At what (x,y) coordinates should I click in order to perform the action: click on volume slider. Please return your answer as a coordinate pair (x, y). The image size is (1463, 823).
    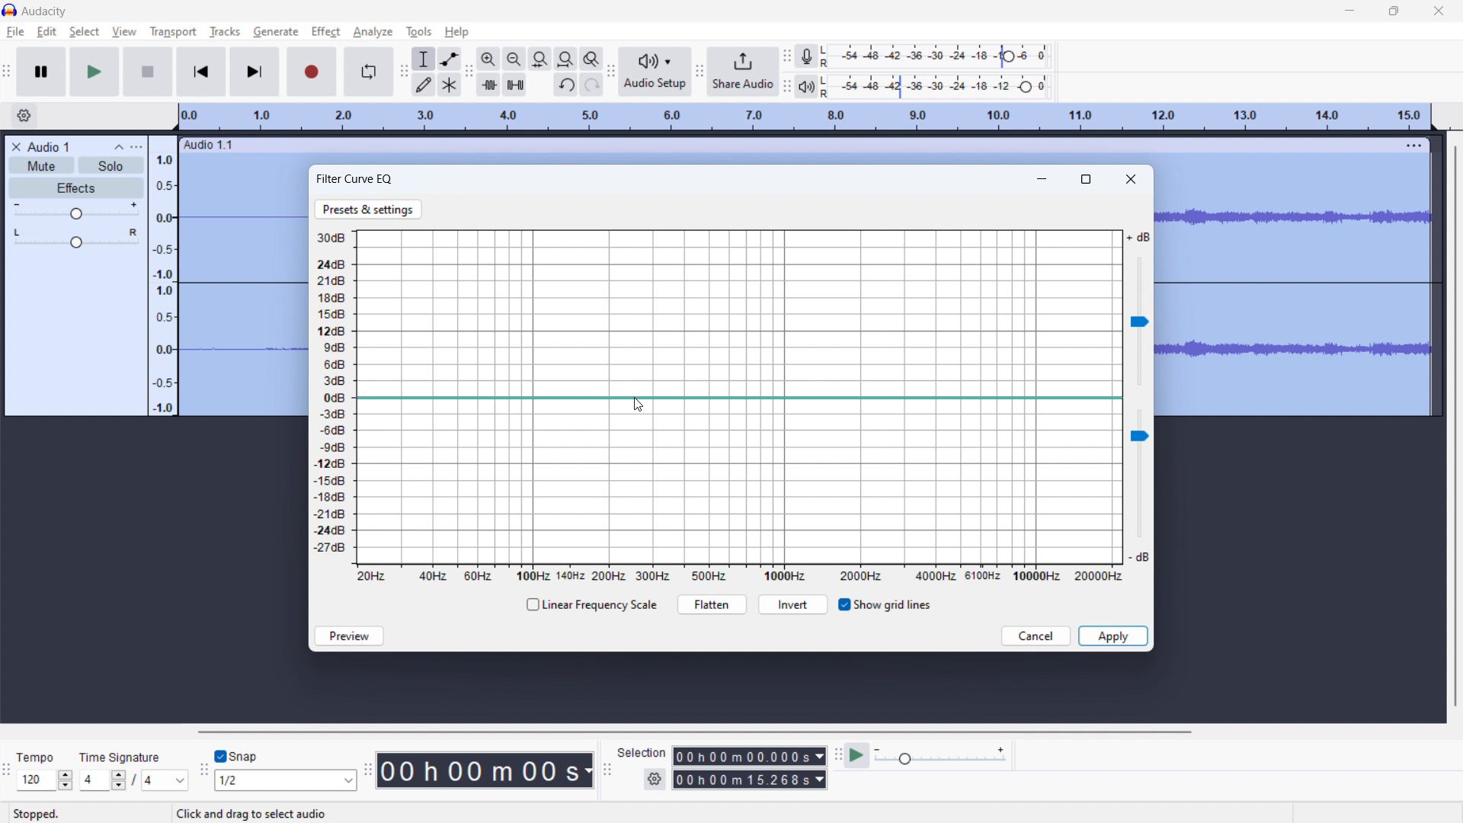
    Looking at the image, I should click on (1139, 309).